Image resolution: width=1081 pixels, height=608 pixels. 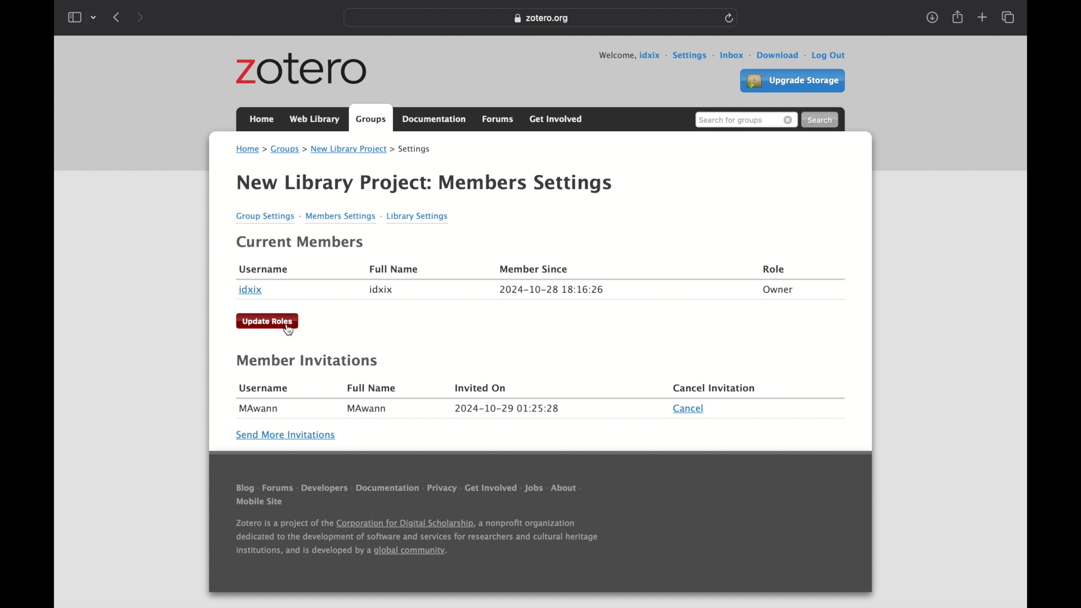 What do you see at coordinates (957, 17) in the screenshot?
I see `share` at bounding box center [957, 17].